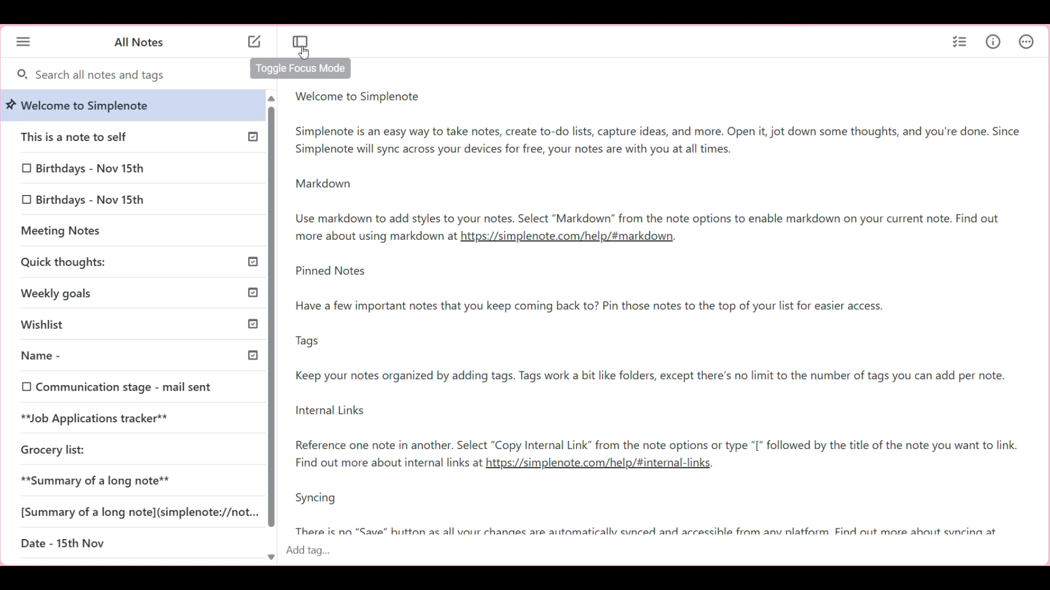  I want to click on Quick thoughts:, so click(110, 260).